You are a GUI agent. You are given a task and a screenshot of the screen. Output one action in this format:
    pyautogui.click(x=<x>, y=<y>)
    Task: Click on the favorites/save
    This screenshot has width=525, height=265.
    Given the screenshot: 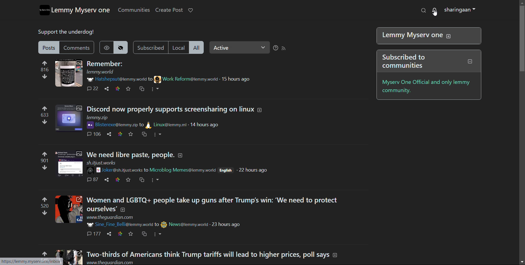 What is the action you would take?
    pyautogui.click(x=131, y=134)
    